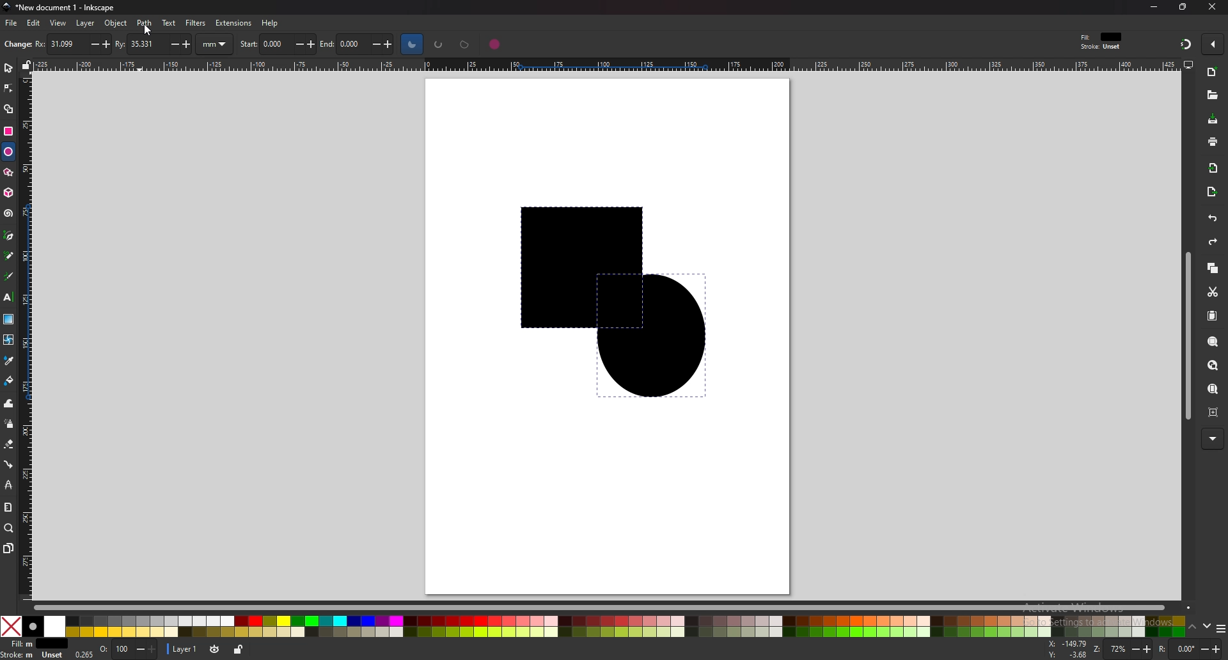  I want to click on toggle lock, so click(237, 649).